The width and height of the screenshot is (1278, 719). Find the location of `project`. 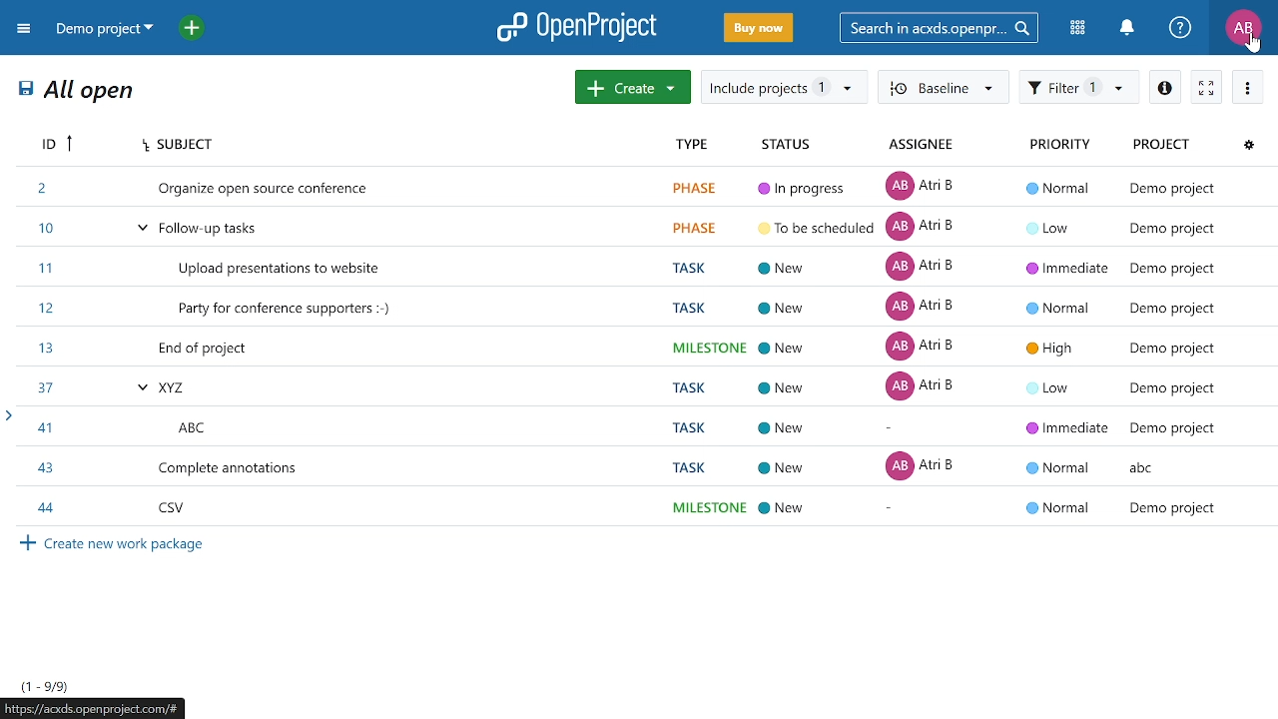

project is located at coordinates (1163, 147).